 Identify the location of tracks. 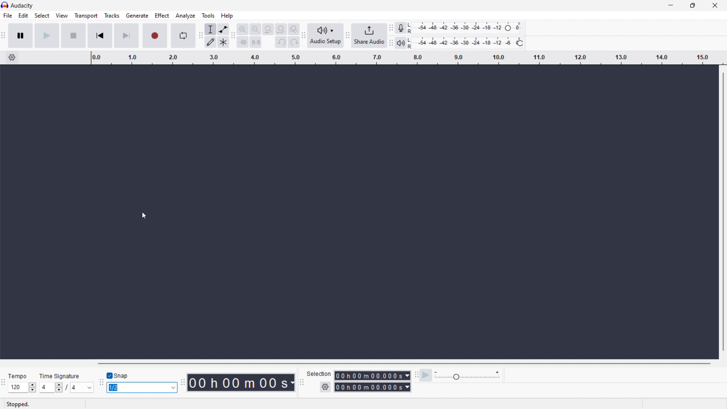
(112, 16).